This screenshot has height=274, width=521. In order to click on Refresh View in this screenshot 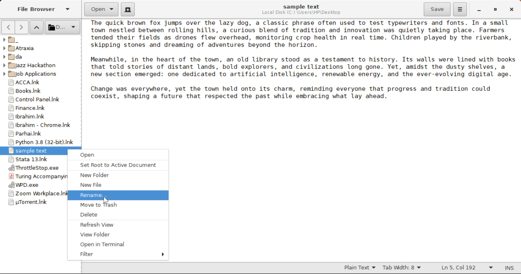, I will do `click(115, 224)`.